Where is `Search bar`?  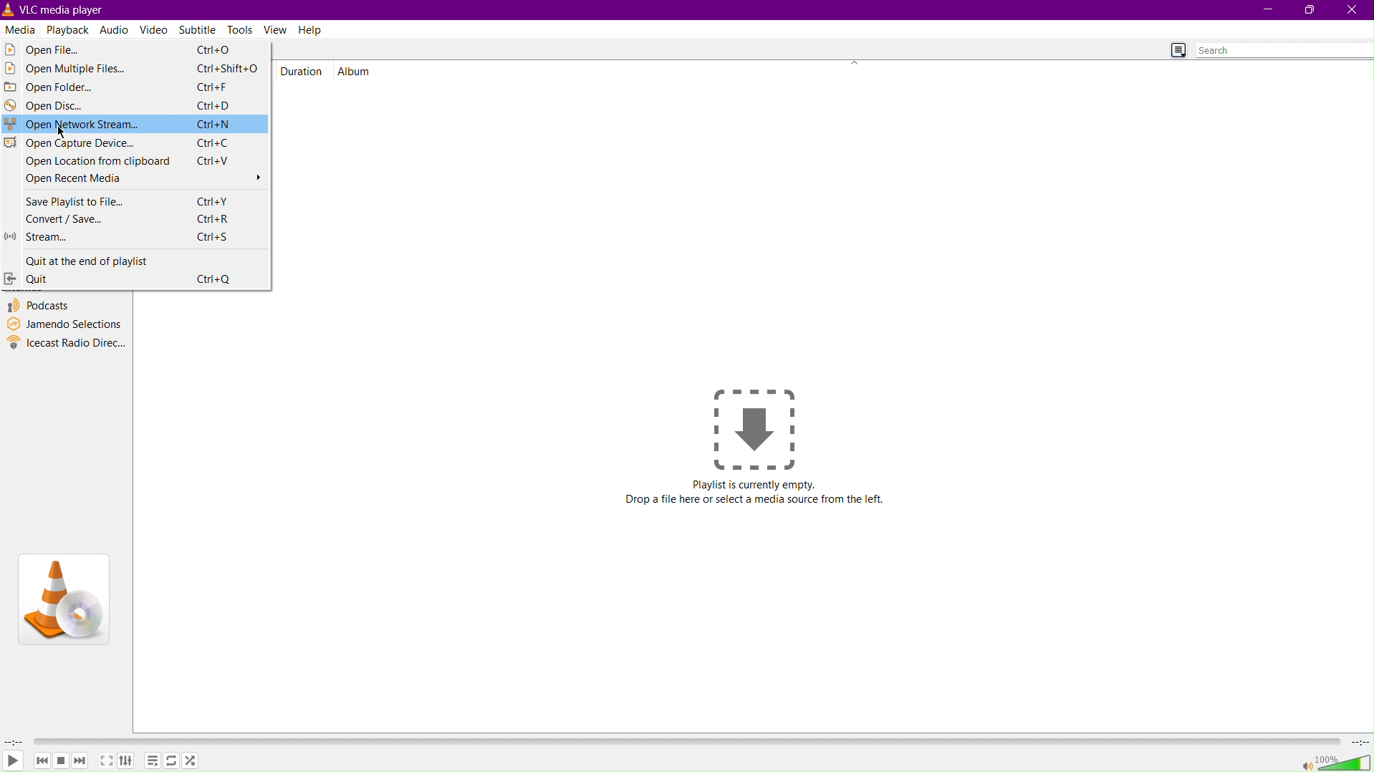
Search bar is located at coordinates (1283, 52).